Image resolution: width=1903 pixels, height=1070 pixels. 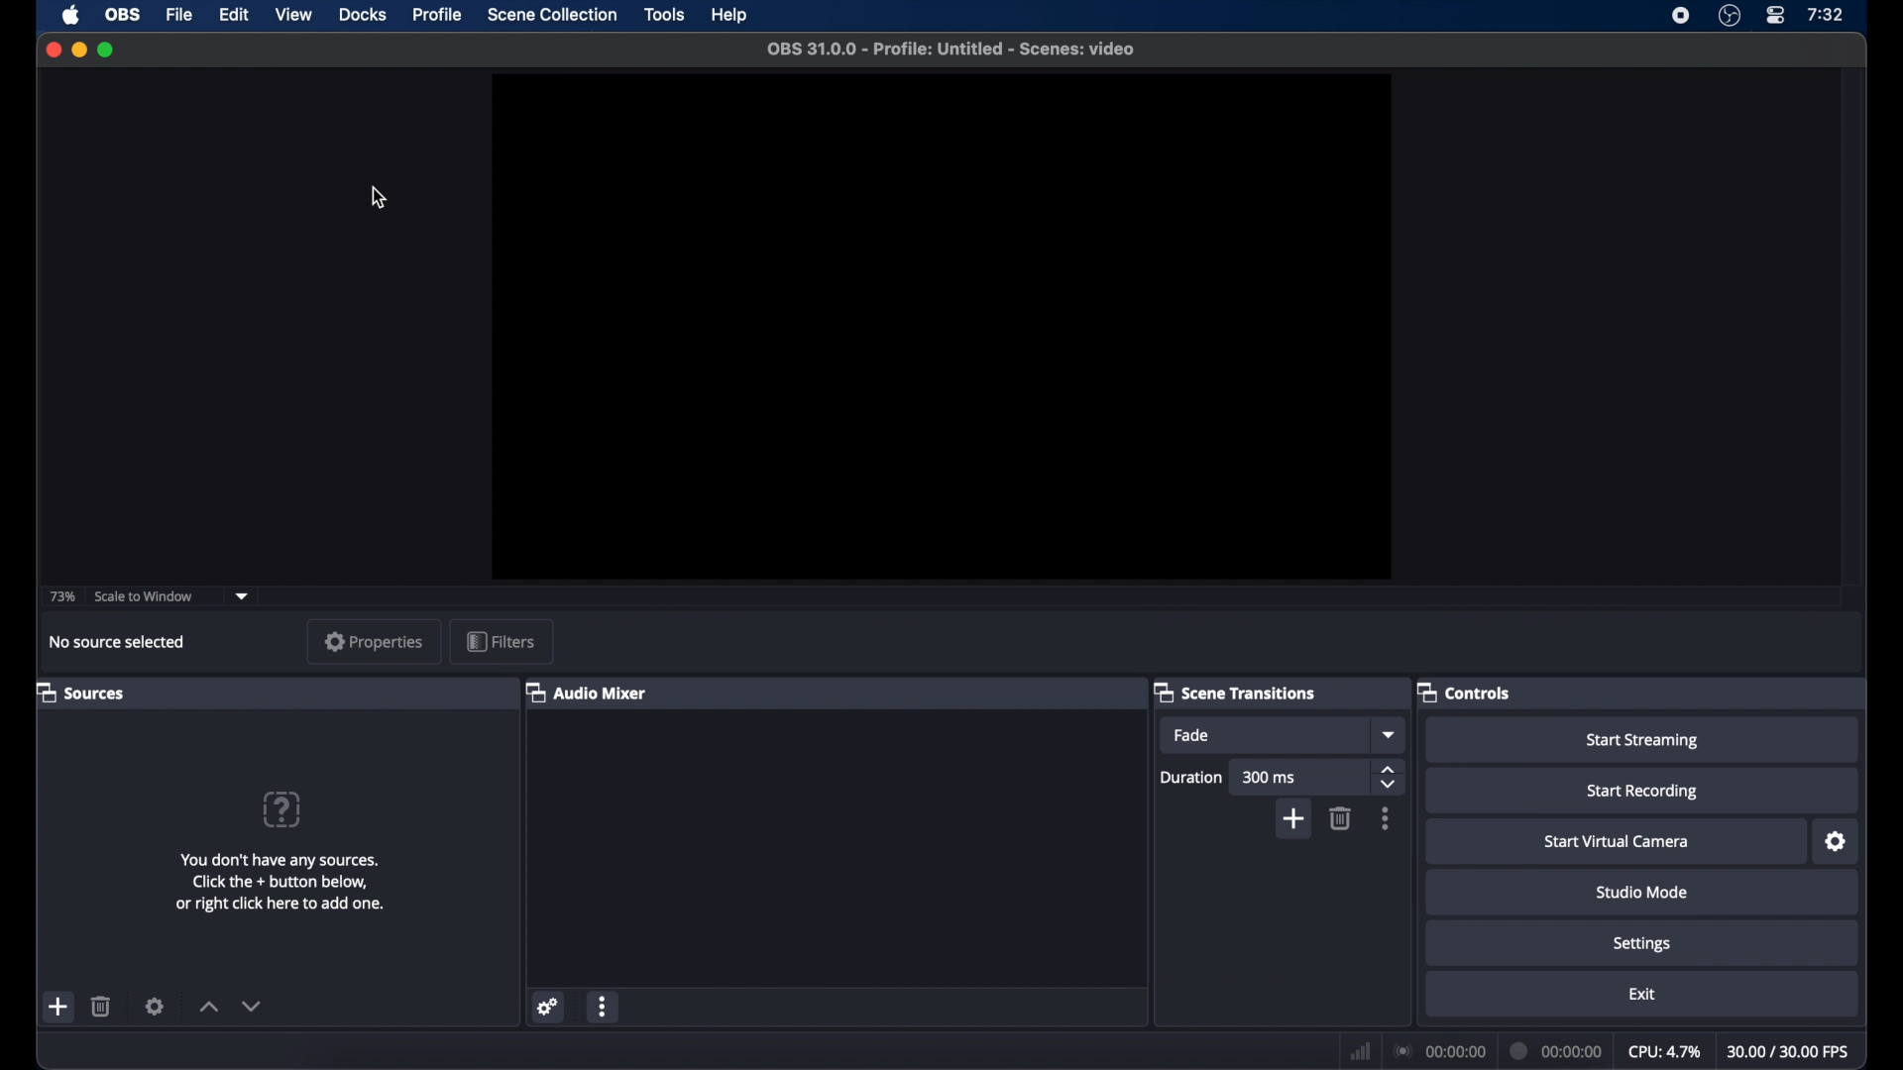 What do you see at coordinates (1642, 945) in the screenshot?
I see `settings` at bounding box center [1642, 945].